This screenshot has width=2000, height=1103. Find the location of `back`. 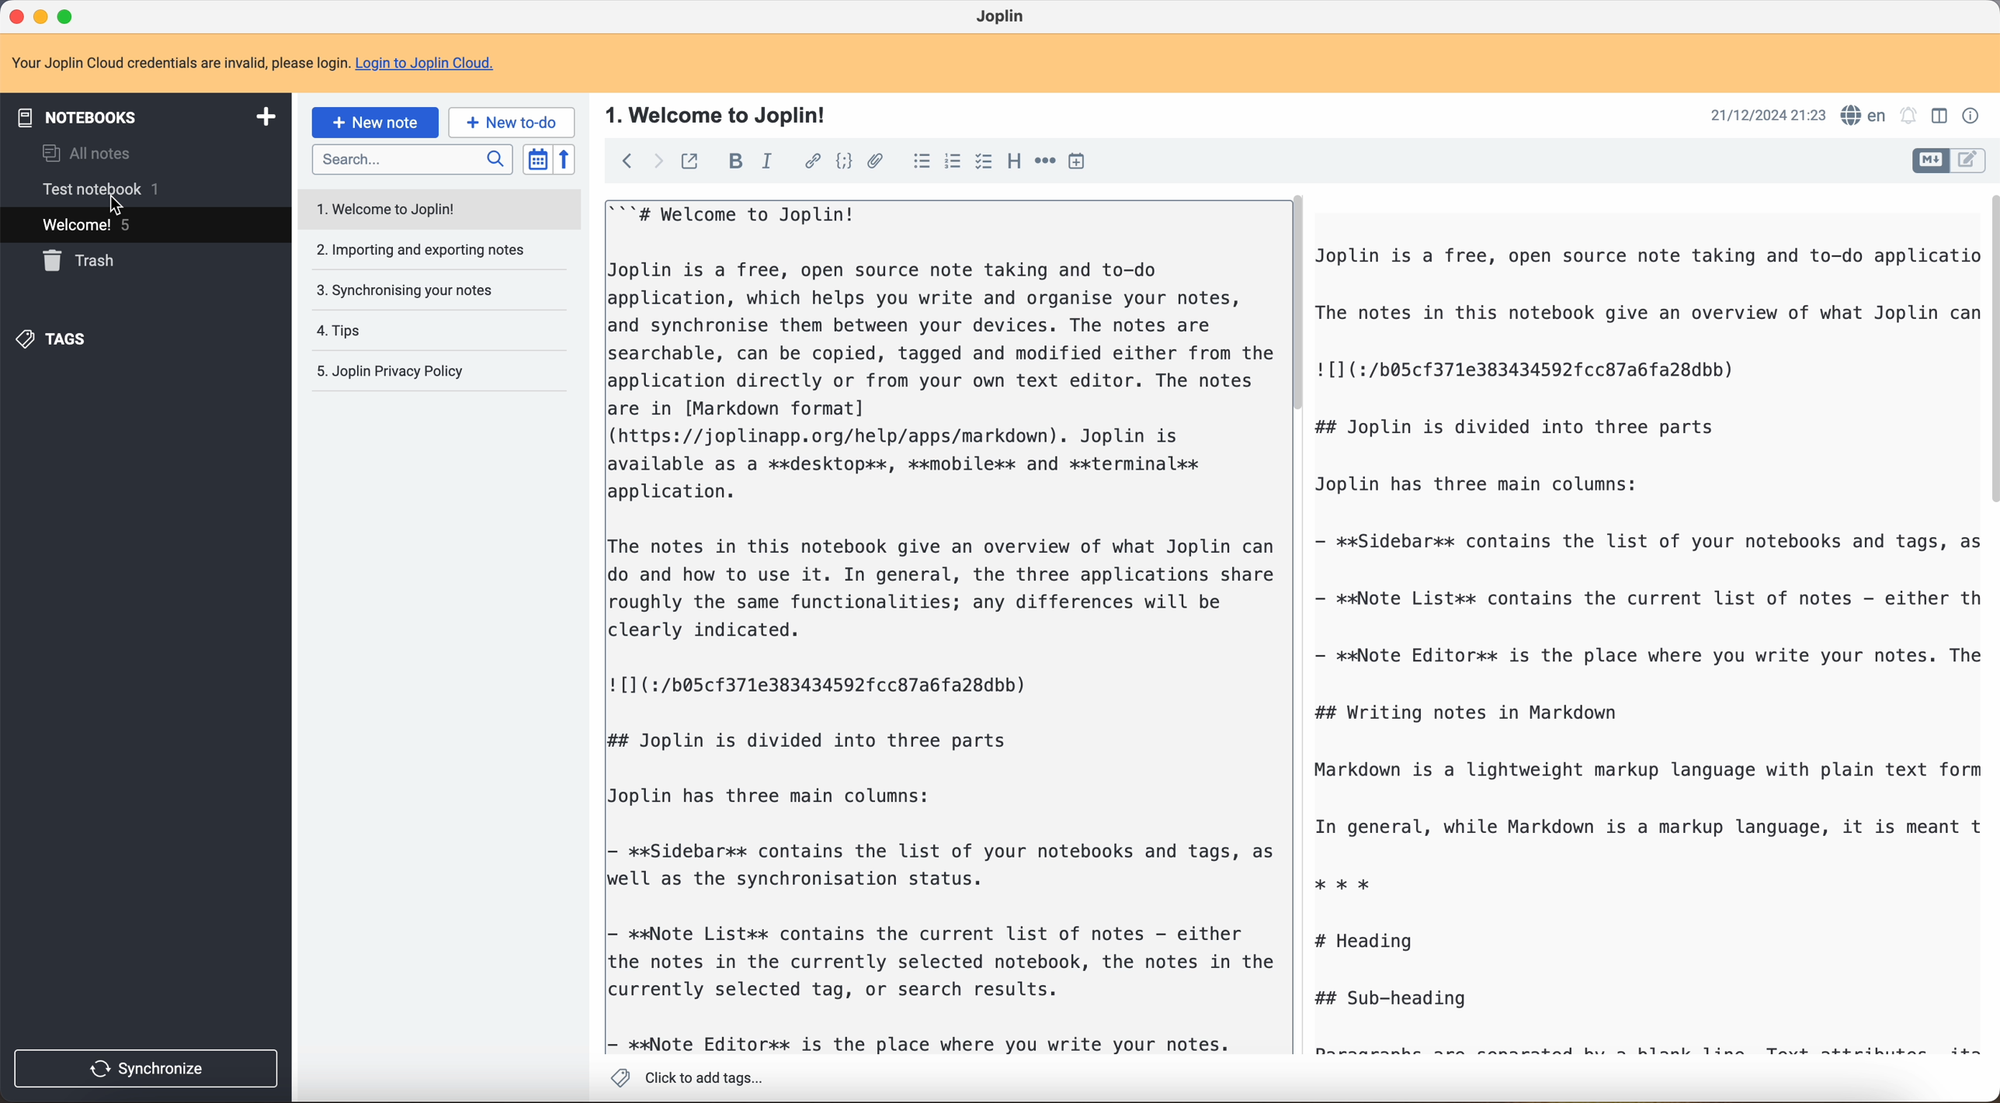

back is located at coordinates (626, 162).